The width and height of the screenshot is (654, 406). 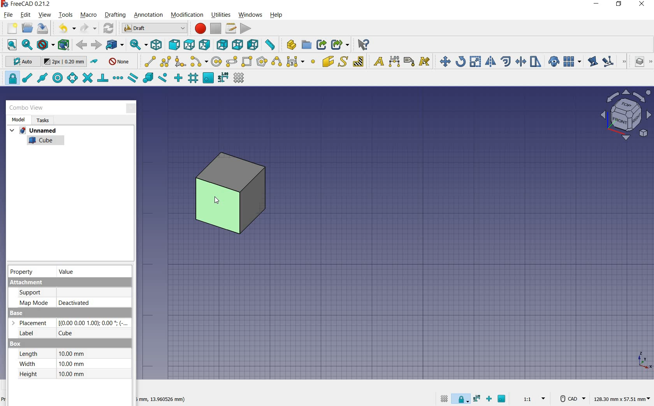 What do you see at coordinates (641, 5) in the screenshot?
I see `close` at bounding box center [641, 5].